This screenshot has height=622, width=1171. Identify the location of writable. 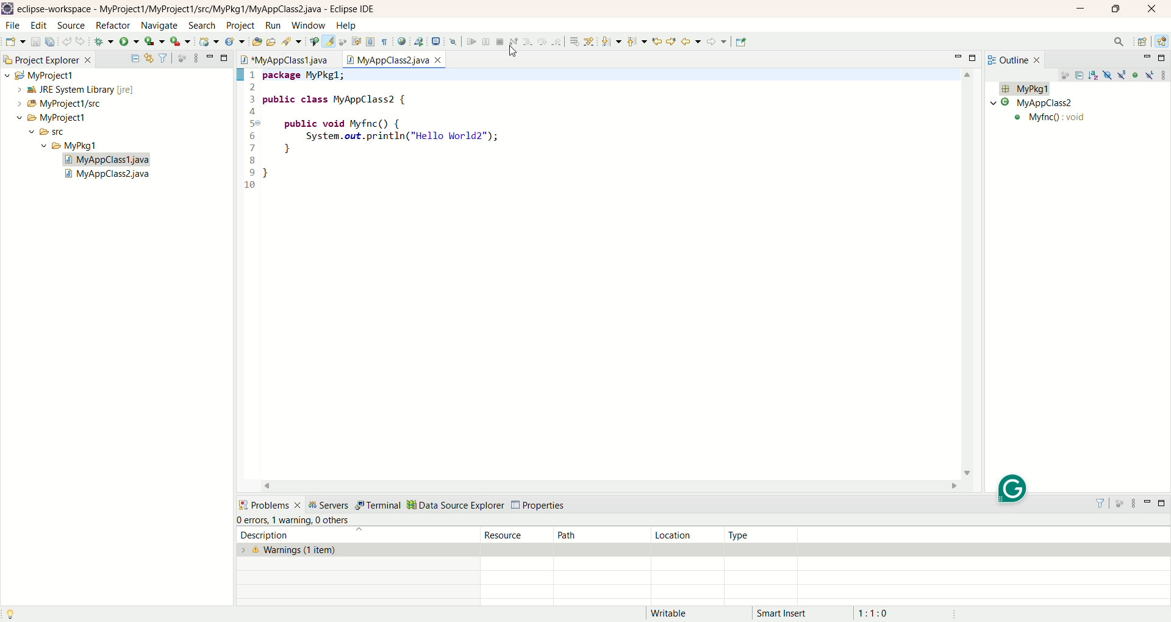
(676, 613).